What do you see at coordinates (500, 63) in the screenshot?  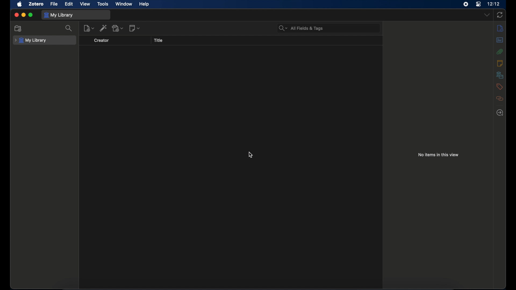 I see `notes` at bounding box center [500, 63].